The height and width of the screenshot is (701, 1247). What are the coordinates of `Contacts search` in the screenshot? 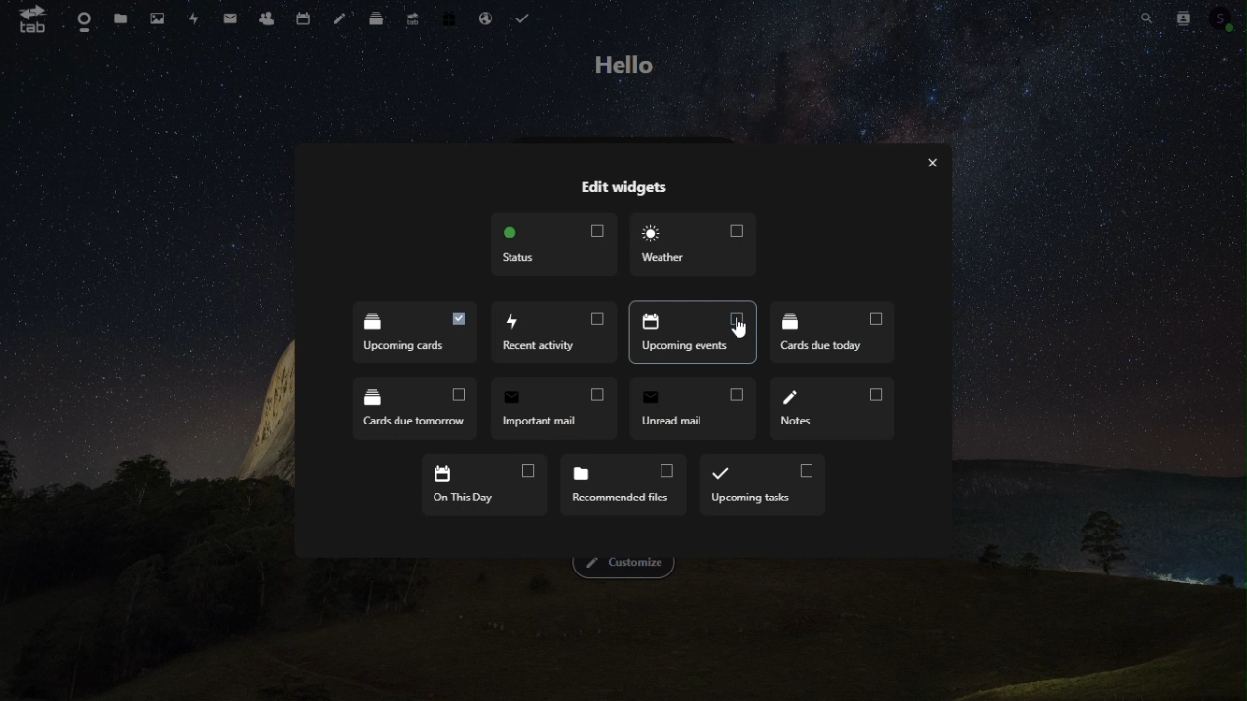 It's located at (1181, 18).